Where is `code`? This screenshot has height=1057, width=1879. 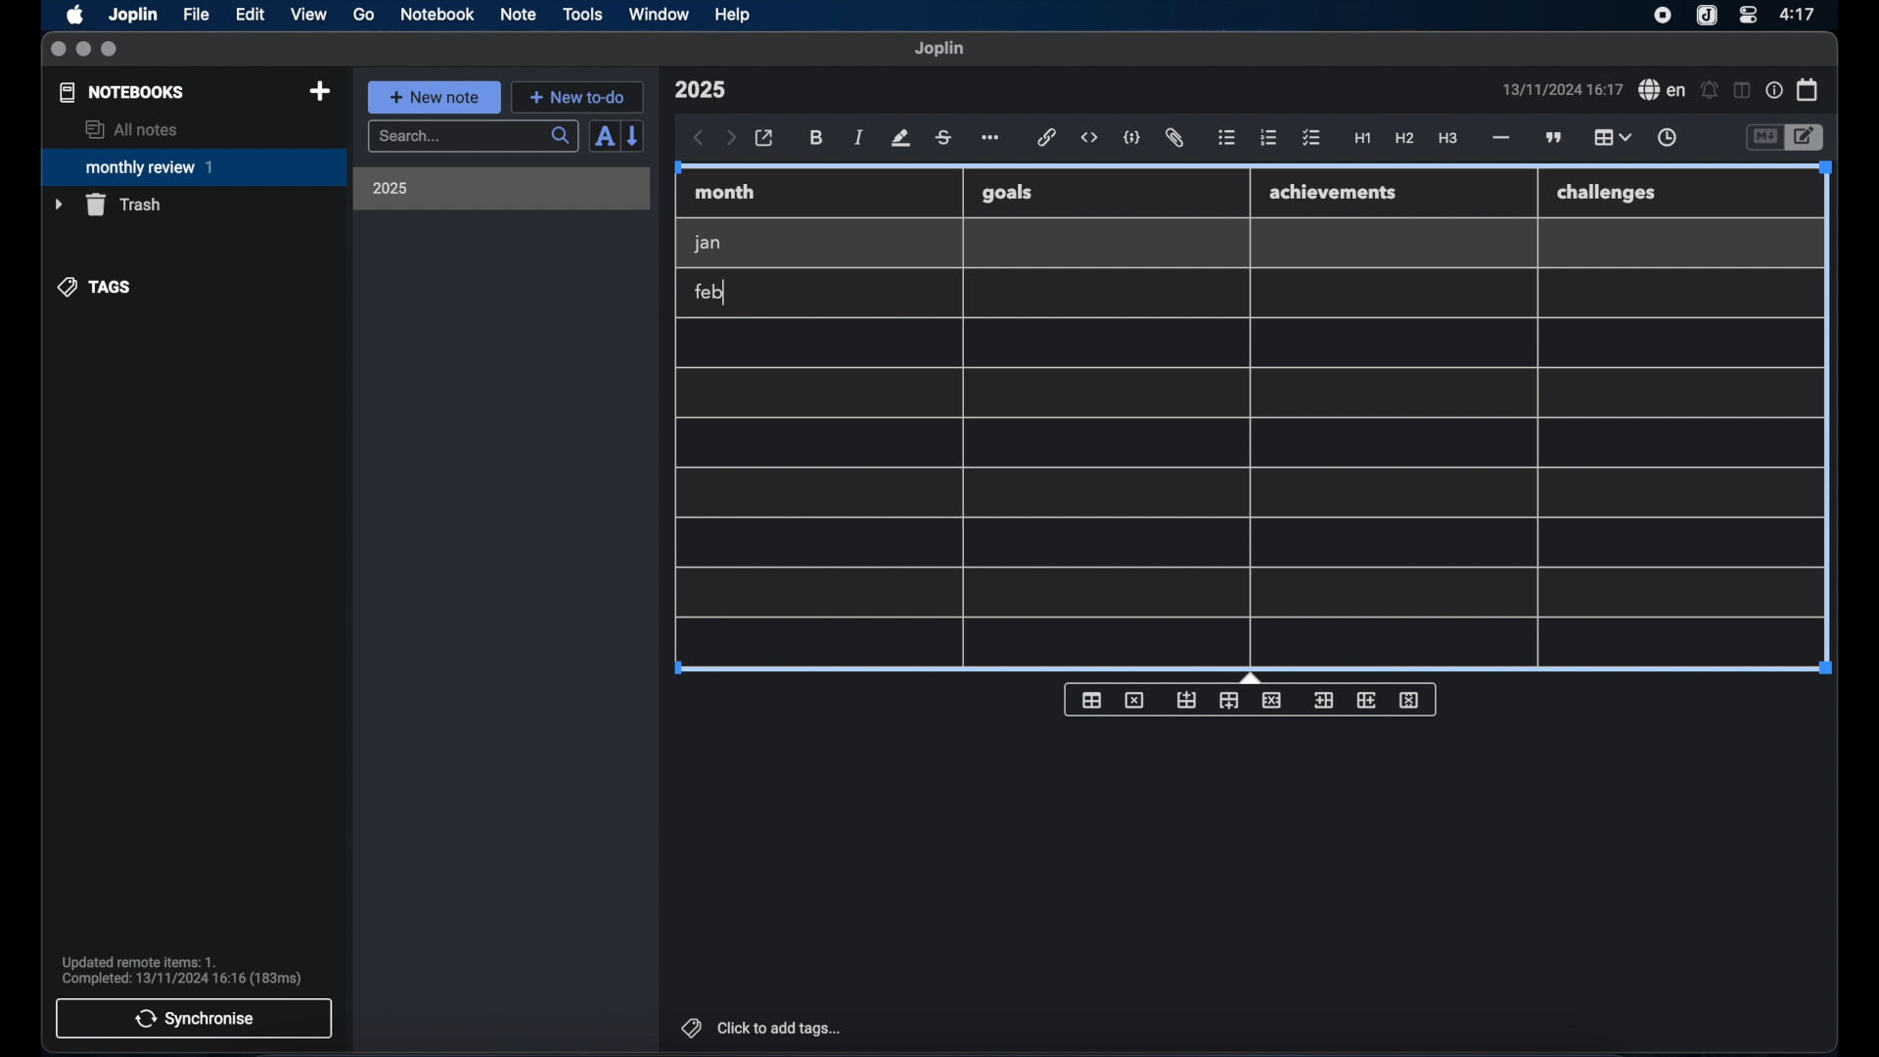 code is located at coordinates (1132, 139).